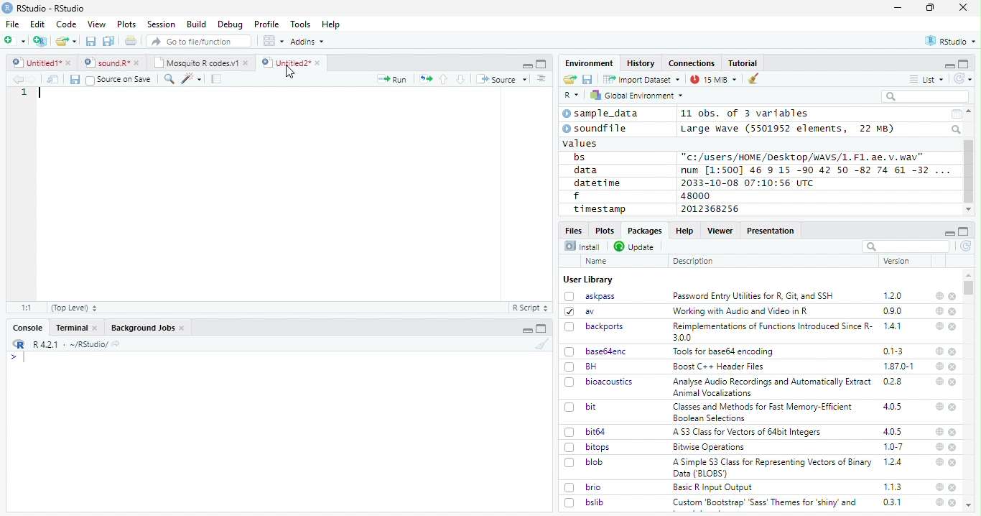  Describe the element at coordinates (939, 295) in the screenshot. I see `help` at that location.